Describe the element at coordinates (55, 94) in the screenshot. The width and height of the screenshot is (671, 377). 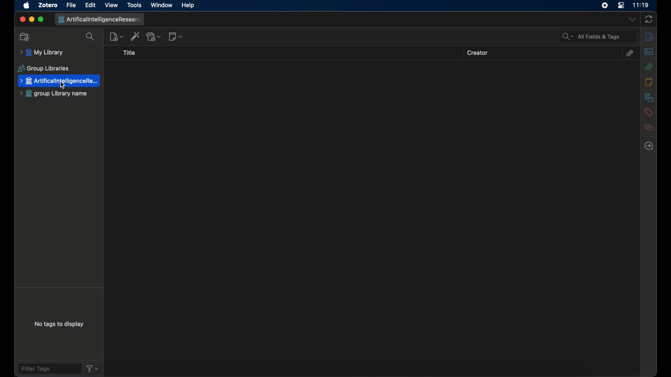
I see `group library ` at that location.